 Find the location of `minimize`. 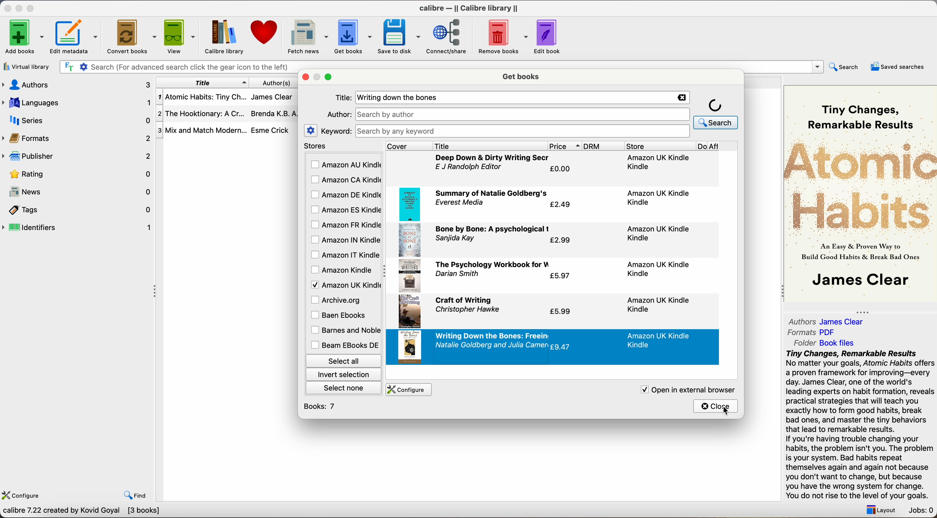

minimize is located at coordinates (20, 8).